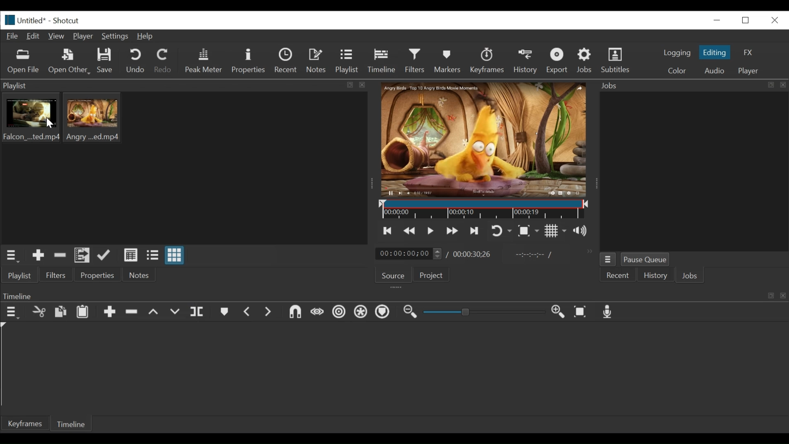 The image size is (789, 444). What do you see at coordinates (532, 256) in the screenshot?
I see `in point` at bounding box center [532, 256].